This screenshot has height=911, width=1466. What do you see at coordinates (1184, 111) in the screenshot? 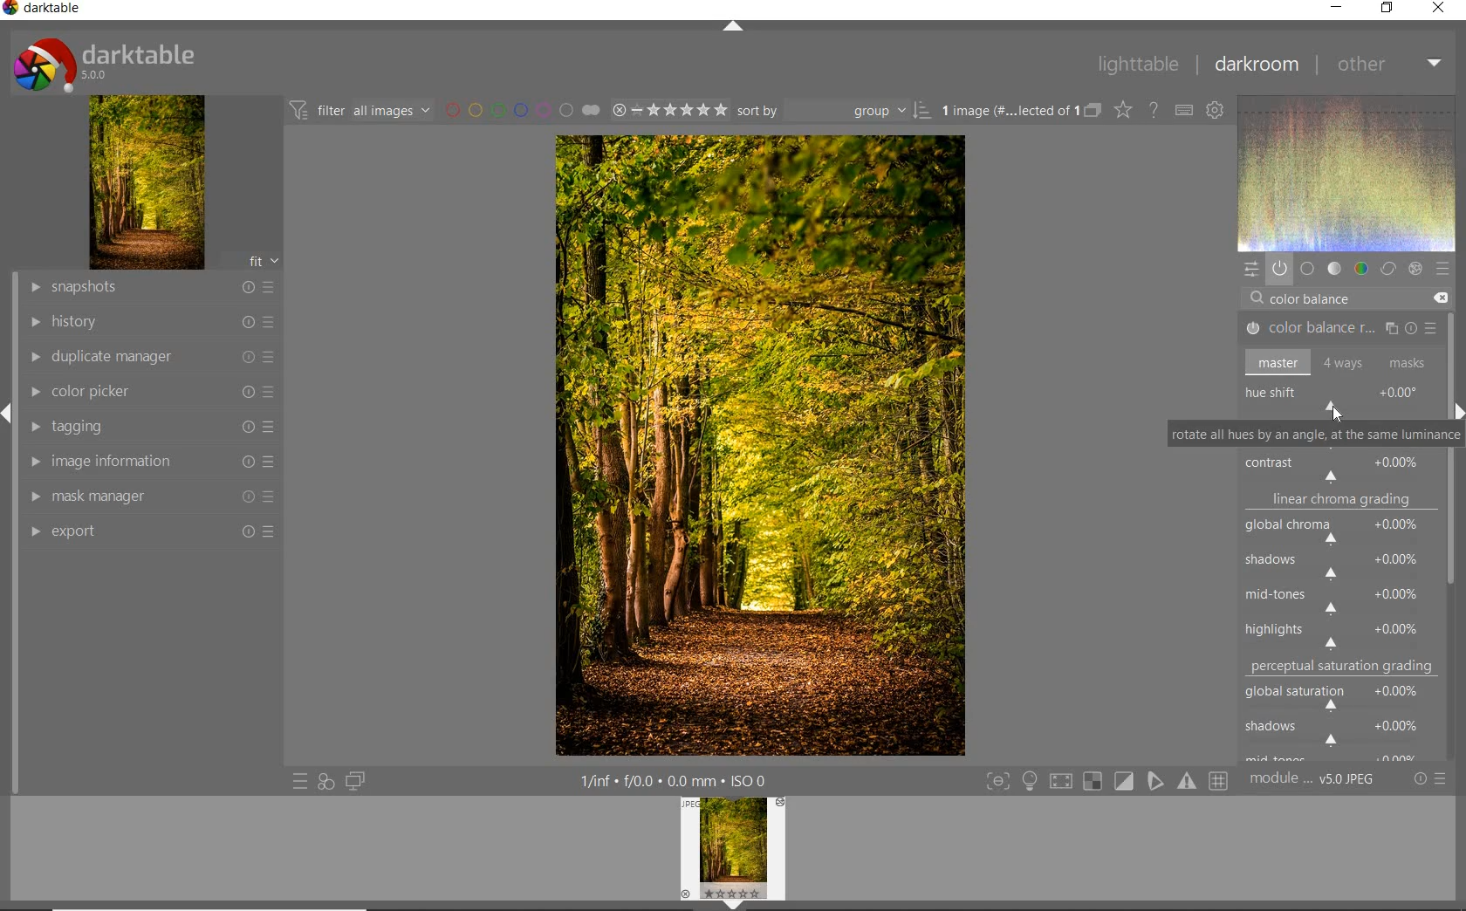
I see `define keyboard shortcut` at bounding box center [1184, 111].